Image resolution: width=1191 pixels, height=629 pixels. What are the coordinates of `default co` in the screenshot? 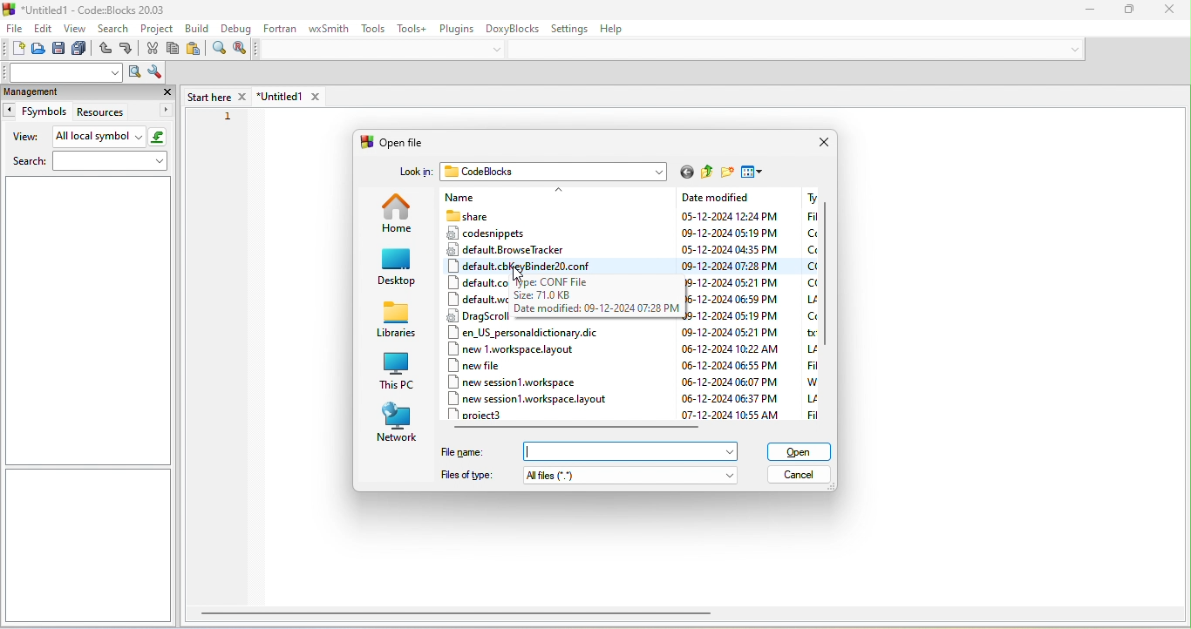 It's located at (520, 281).